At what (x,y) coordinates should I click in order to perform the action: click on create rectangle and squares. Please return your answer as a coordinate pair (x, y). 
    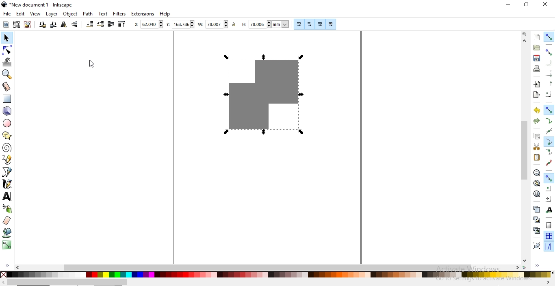
    Looking at the image, I should click on (7, 99).